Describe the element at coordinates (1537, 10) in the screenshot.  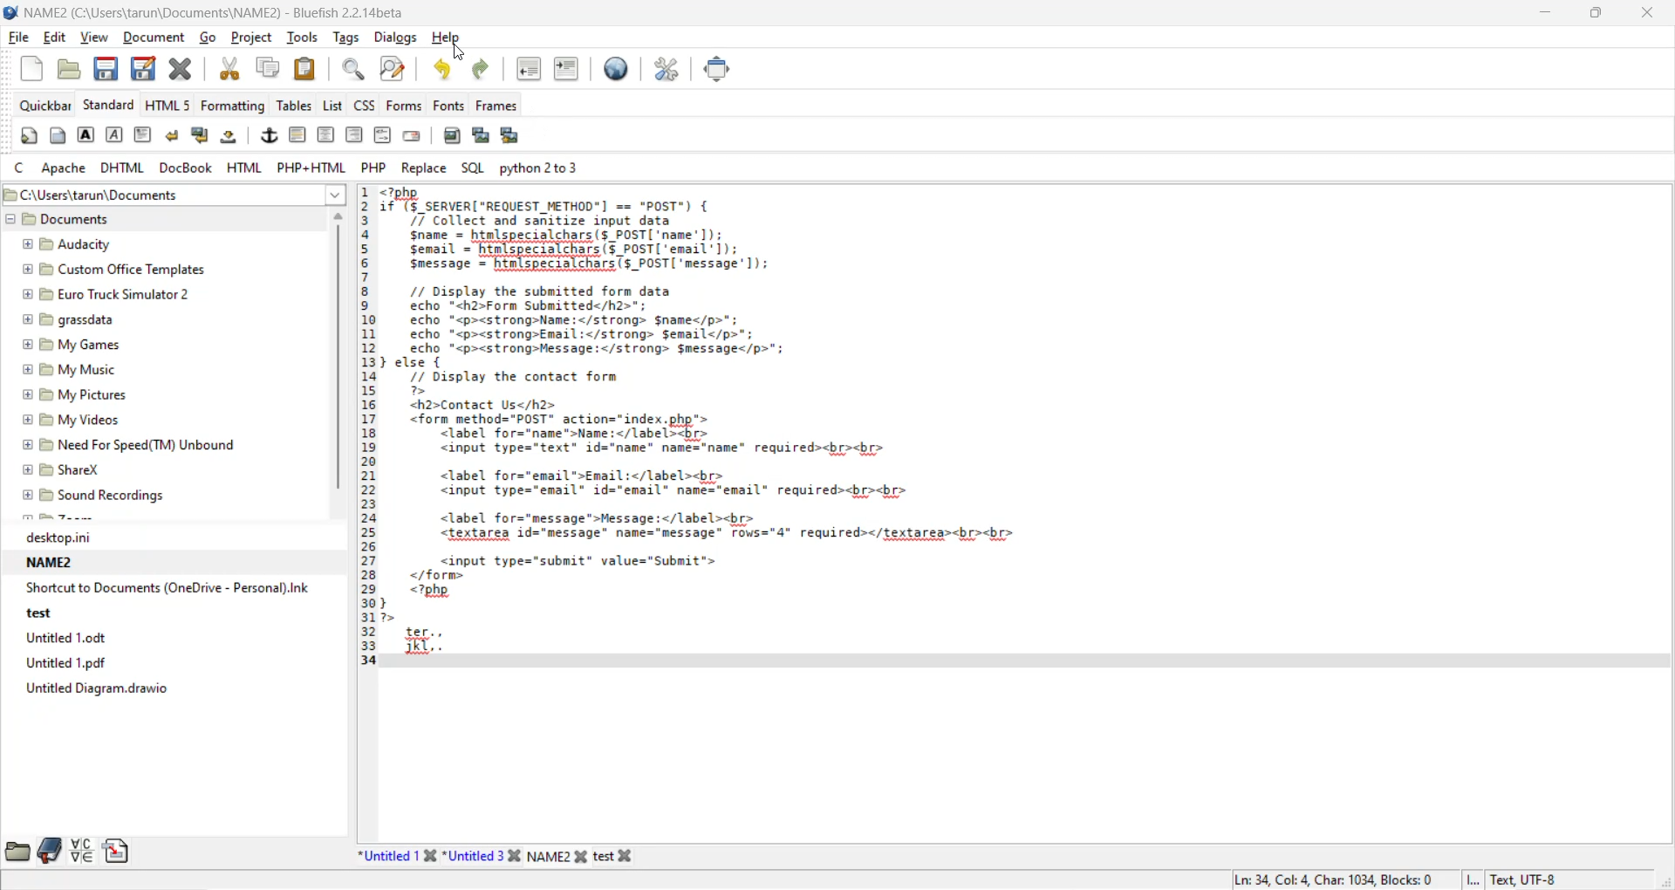
I see `minimize` at that location.